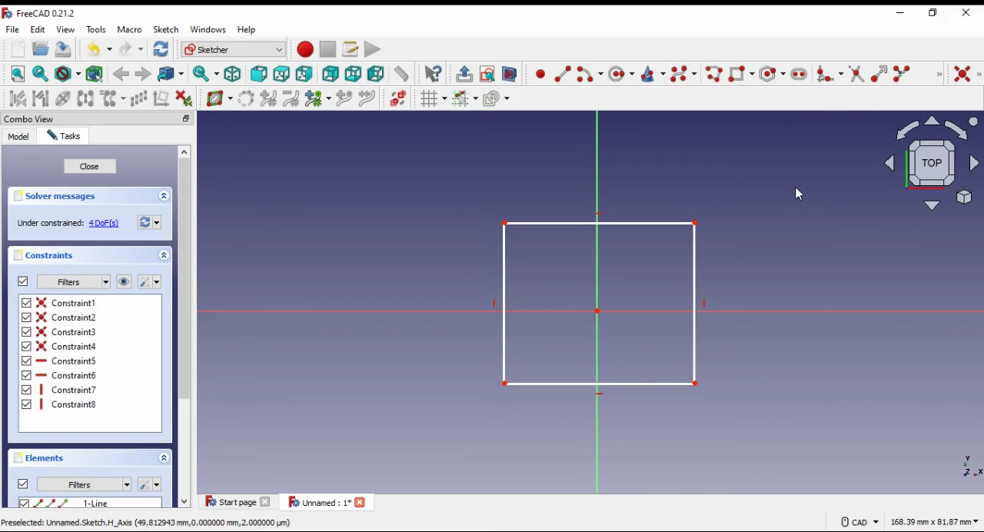 This screenshot has height=532, width=984. I want to click on sketch, so click(167, 30).